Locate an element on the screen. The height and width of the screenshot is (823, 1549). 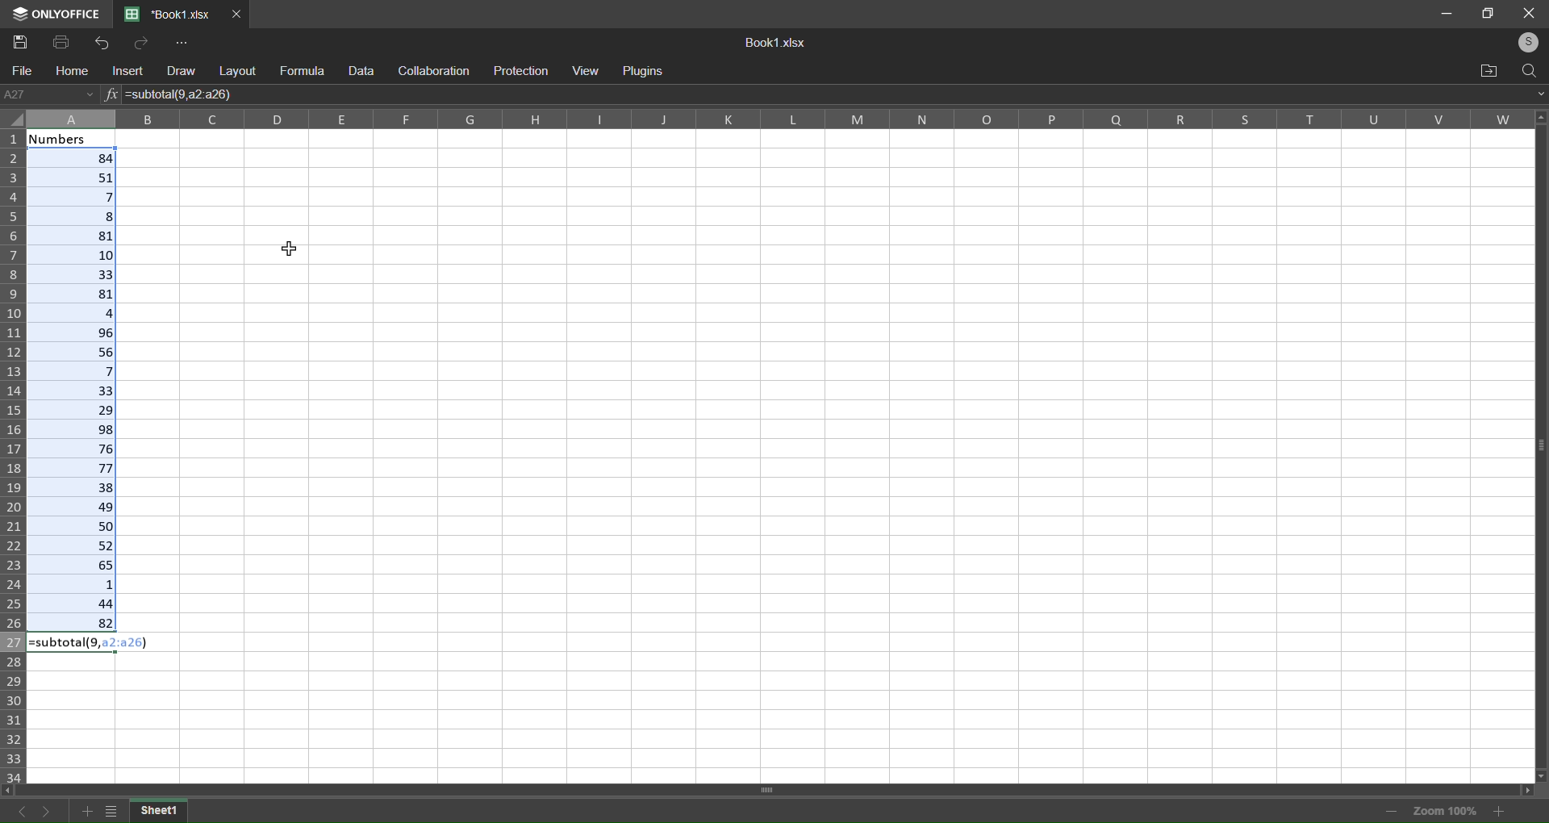
horizontal scroll bar is located at coordinates (770, 789).